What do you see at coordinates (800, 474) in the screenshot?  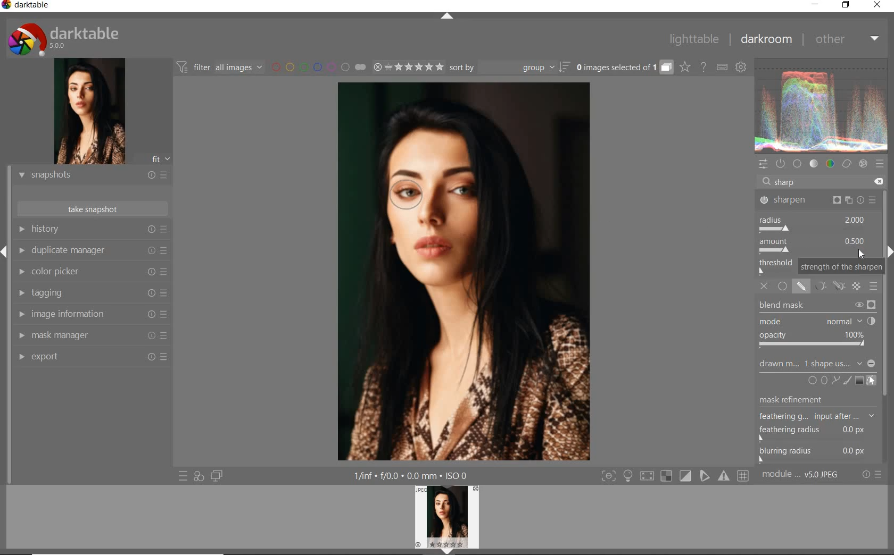 I see `module..v50JPEG` at bounding box center [800, 474].